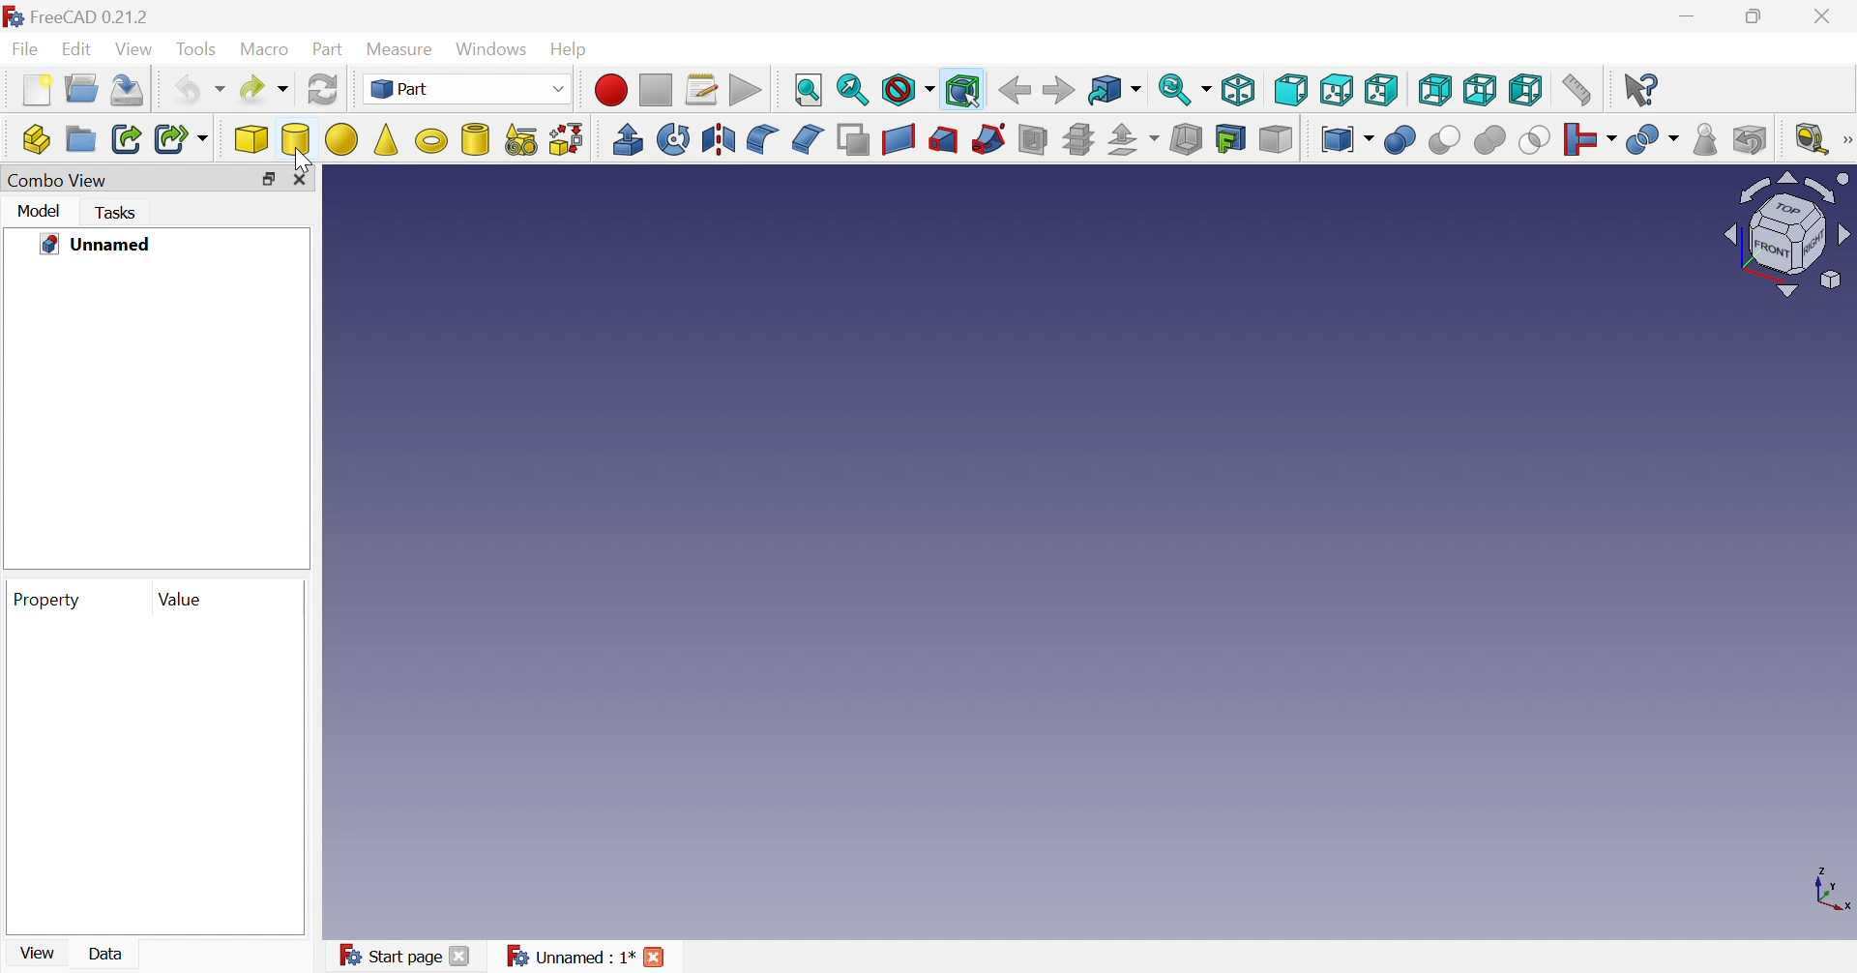 Image resolution: width=1857 pixels, height=973 pixels. What do you see at coordinates (81, 88) in the screenshot?
I see `Open...` at bounding box center [81, 88].